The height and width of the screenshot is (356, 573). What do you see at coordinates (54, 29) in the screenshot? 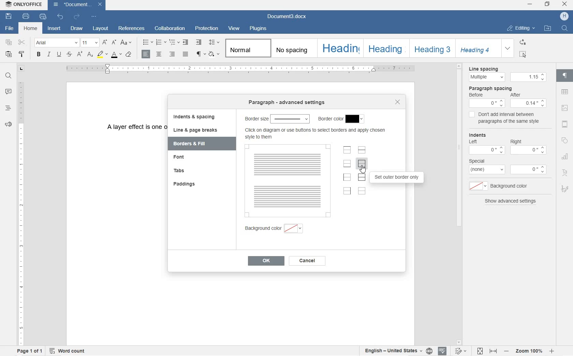
I see `INSERT` at bounding box center [54, 29].